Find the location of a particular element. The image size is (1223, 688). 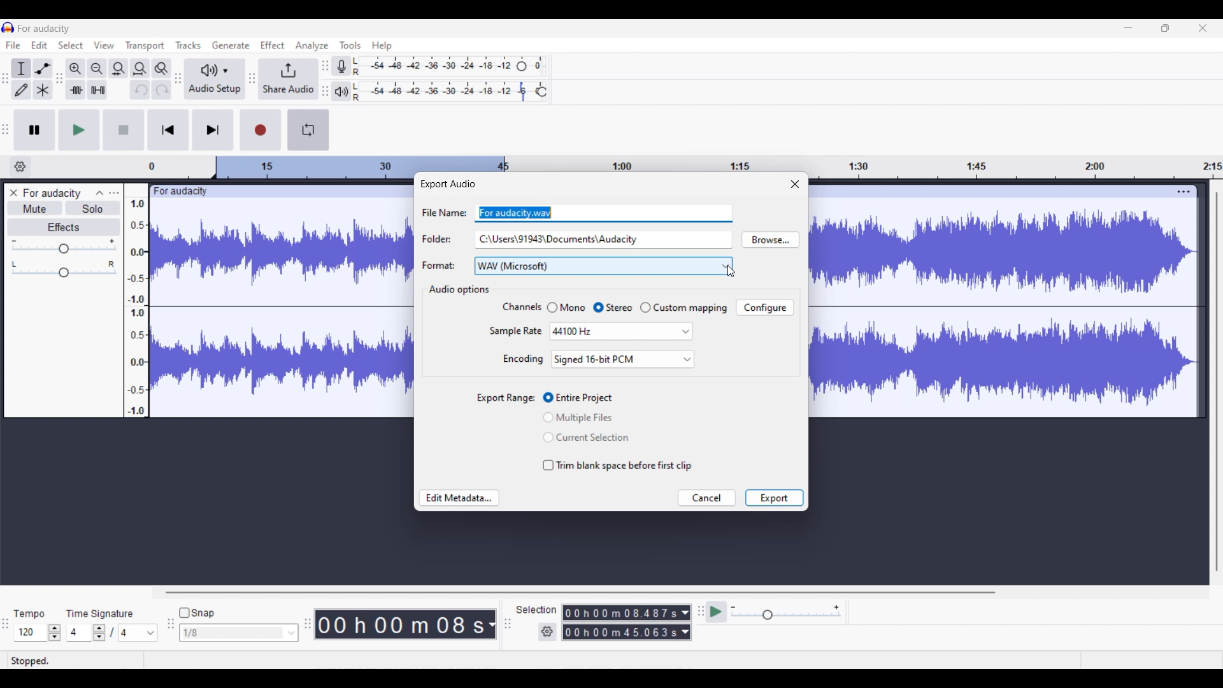

Play/Play once is located at coordinates (80, 130).